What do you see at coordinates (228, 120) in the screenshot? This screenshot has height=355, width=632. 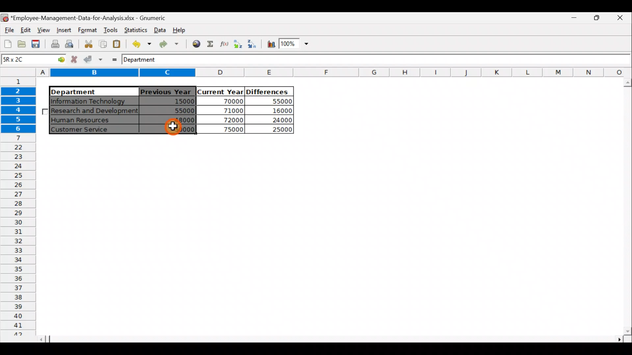 I see `72000` at bounding box center [228, 120].